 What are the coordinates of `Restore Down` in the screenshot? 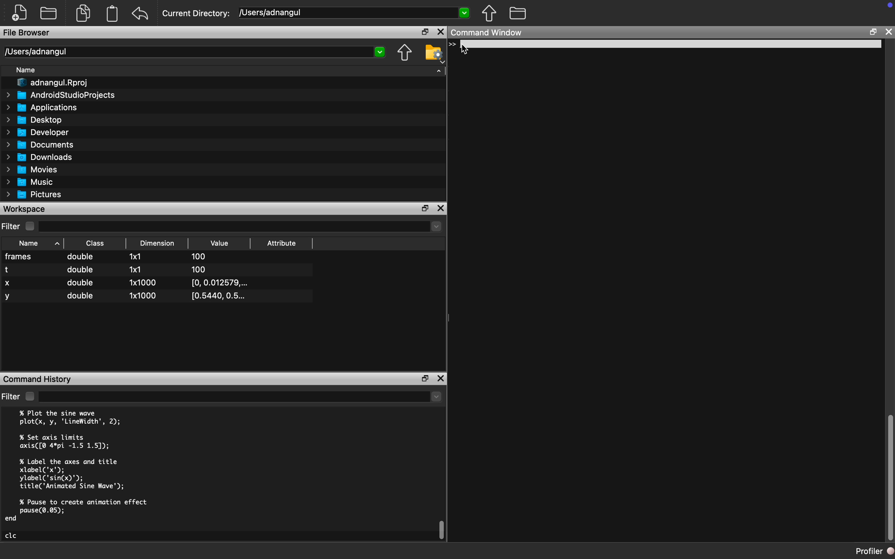 It's located at (872, 33).